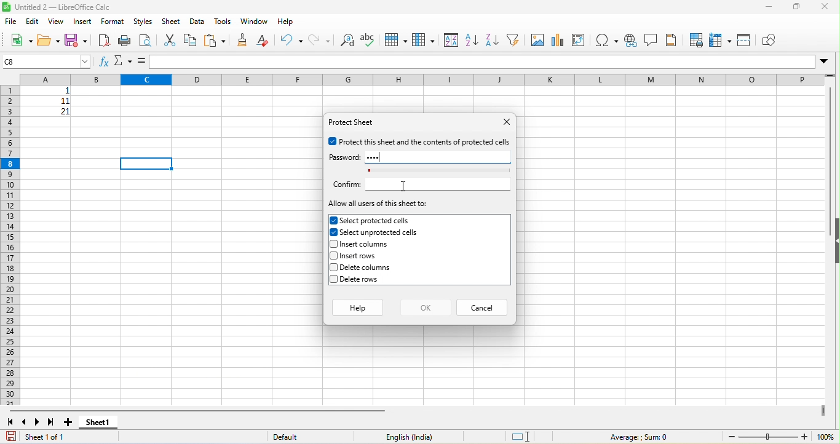  Describe the element at coordinates (558, 40) in the screenshot. I see `chart` at that location.